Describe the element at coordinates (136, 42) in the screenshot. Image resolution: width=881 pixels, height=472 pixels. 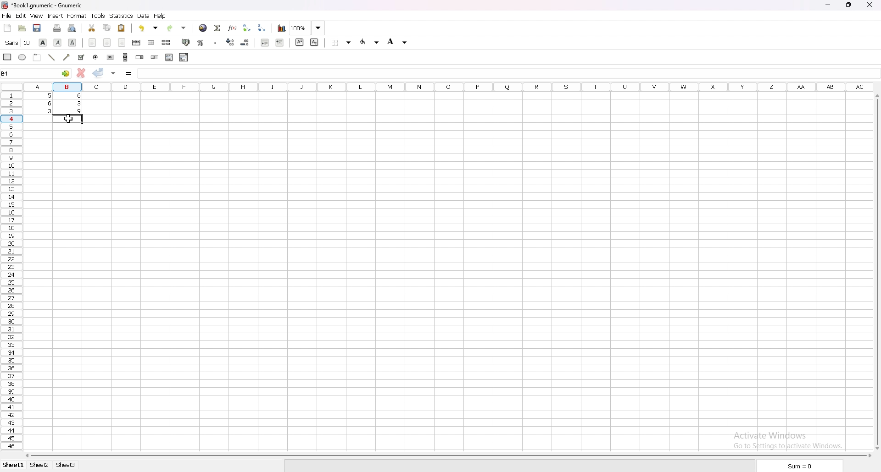
I see `center horizontally` at that location.